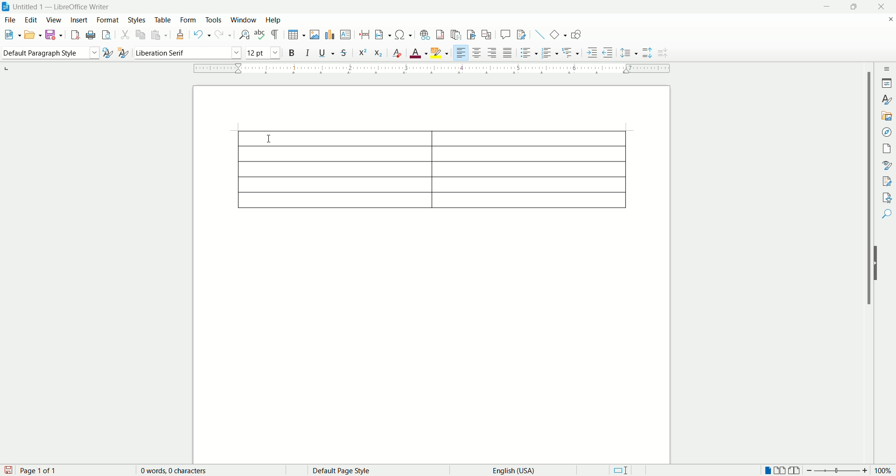 The image size is (896, 476). I want to click on new style, so click(123, 54).